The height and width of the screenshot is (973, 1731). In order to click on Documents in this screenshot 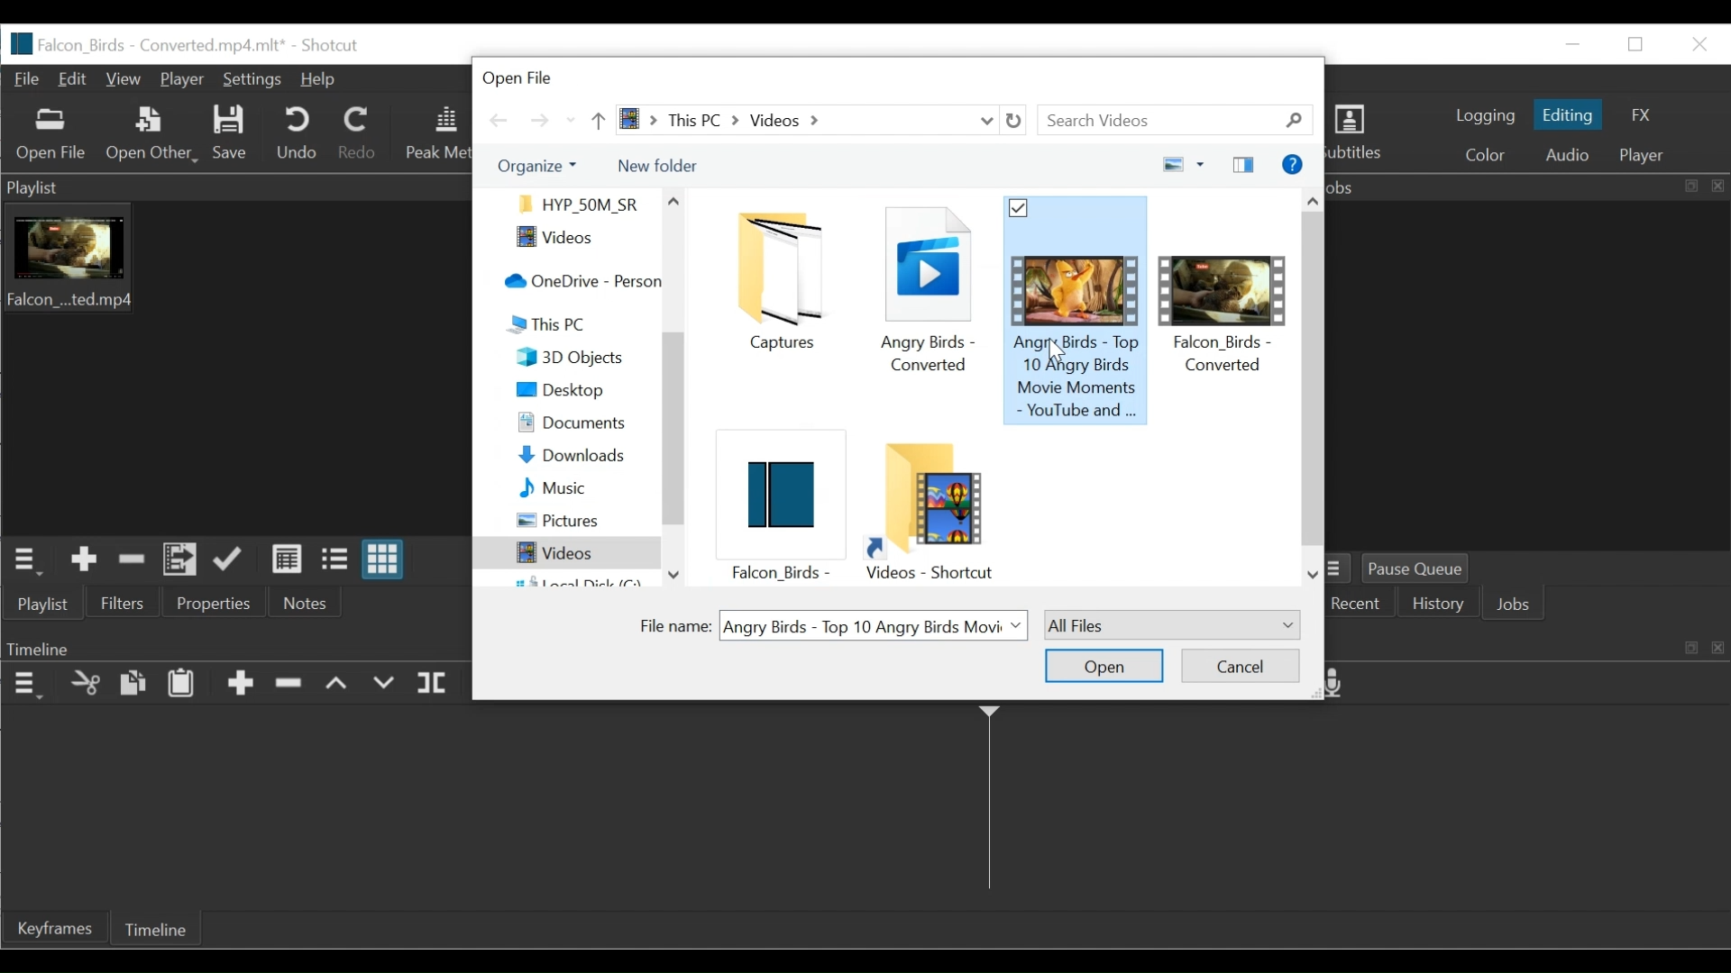, I will do `click(575, 423)`.